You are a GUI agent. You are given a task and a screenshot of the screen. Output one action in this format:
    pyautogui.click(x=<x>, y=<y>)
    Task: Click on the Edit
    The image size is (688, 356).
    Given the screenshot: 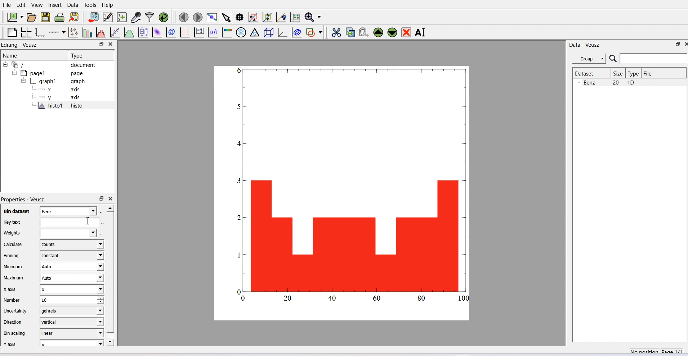 What is the action you would take?
    pyautogui.click(x=21, y=5)
    